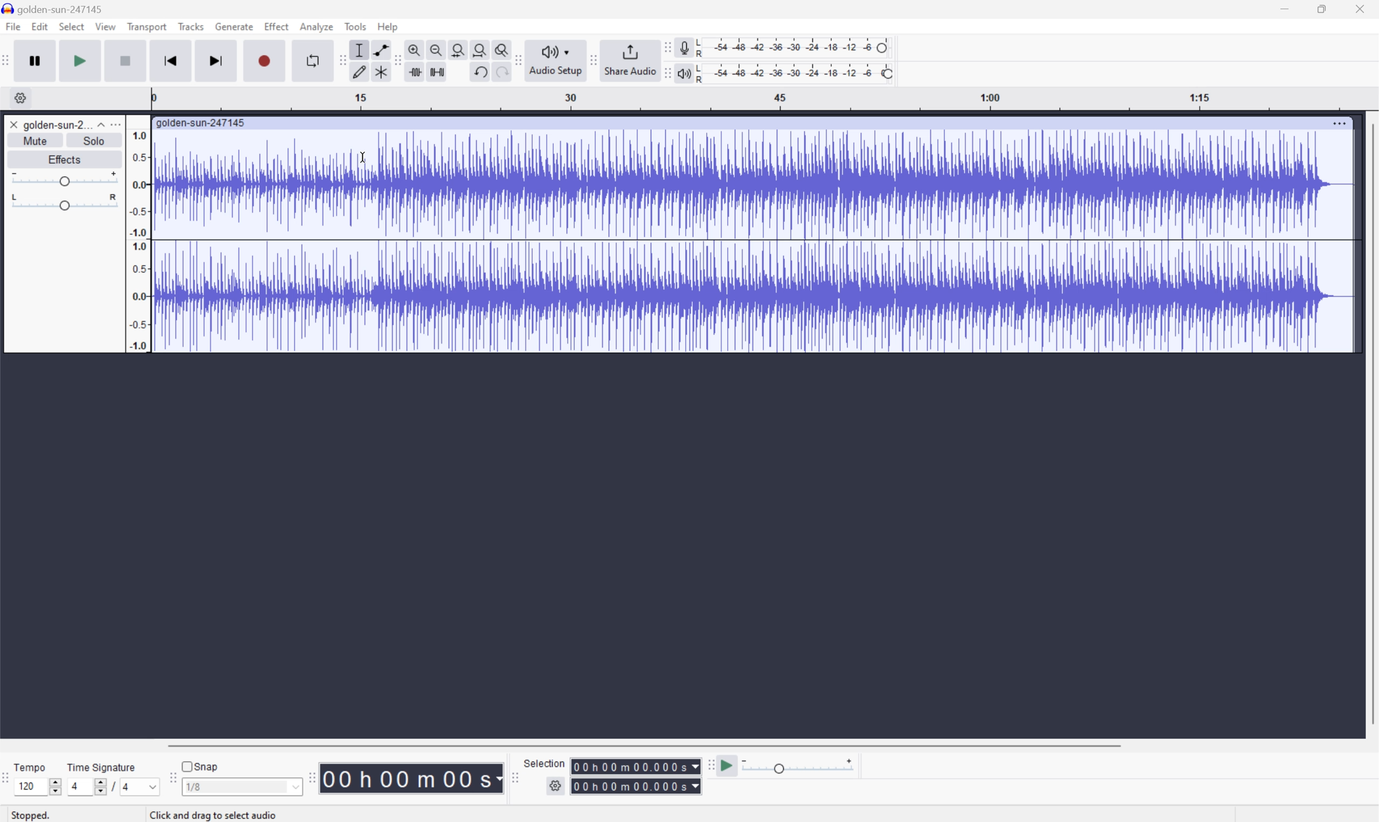 The width and height of the screenshot is (1379, 822). What do you see at coordinates (199, 764) in the screenshot?
I see `Snap` at bounding box center [199, 764].